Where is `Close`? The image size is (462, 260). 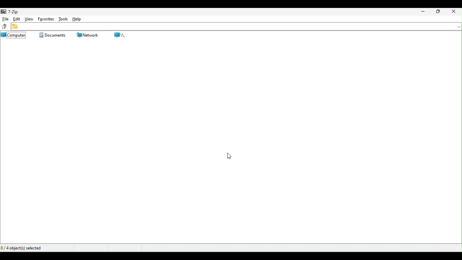 Close is located at coordinates (455, 12).